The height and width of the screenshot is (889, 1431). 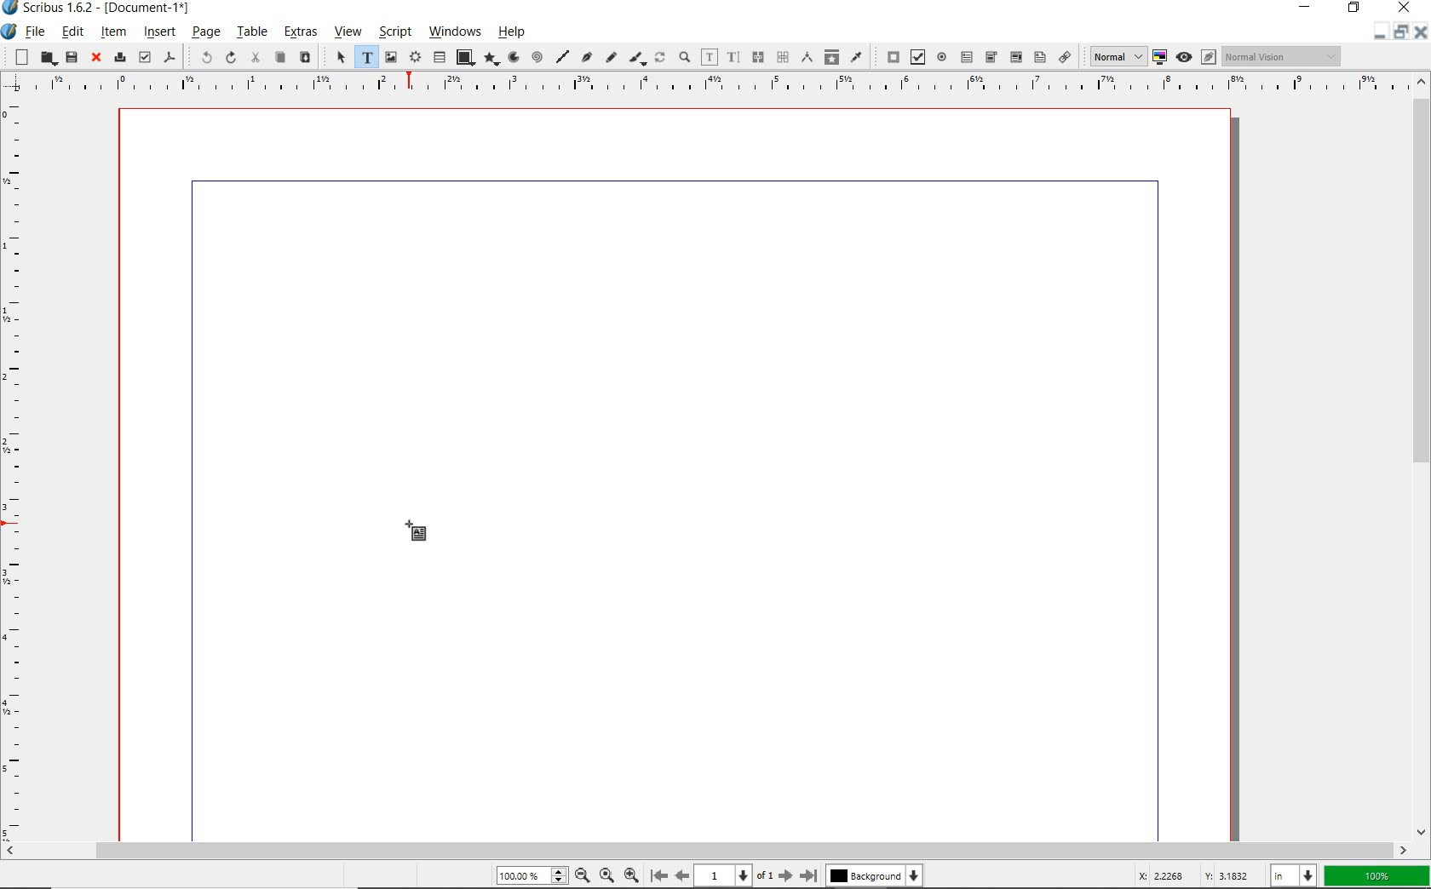 What do you see at coordinates (71, 57) in the screenshot?
I see `save` at bounding box center [71, 57].